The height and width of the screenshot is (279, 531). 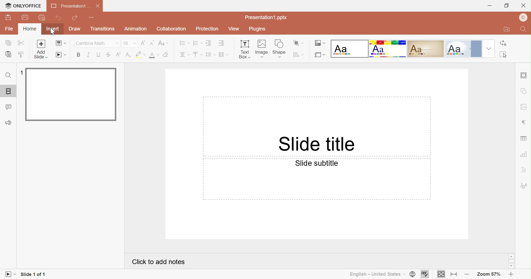 What do you see at coordinates (279, 50) in the screenshot?
I see `Shapes` at bounding box center [279, 50].